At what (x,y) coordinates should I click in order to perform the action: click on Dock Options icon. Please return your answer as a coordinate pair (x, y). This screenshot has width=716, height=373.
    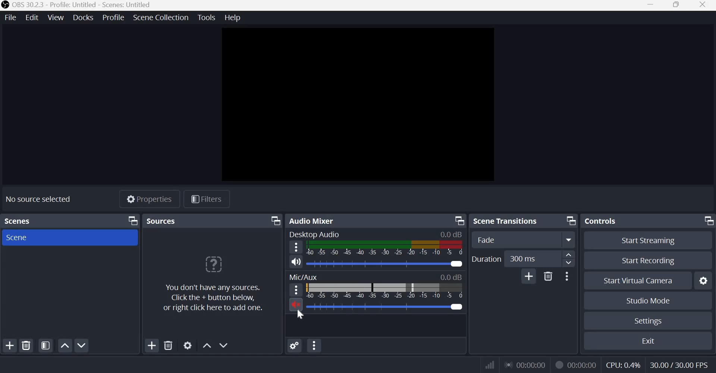
    Looking at the image, I should click on (705, 222).